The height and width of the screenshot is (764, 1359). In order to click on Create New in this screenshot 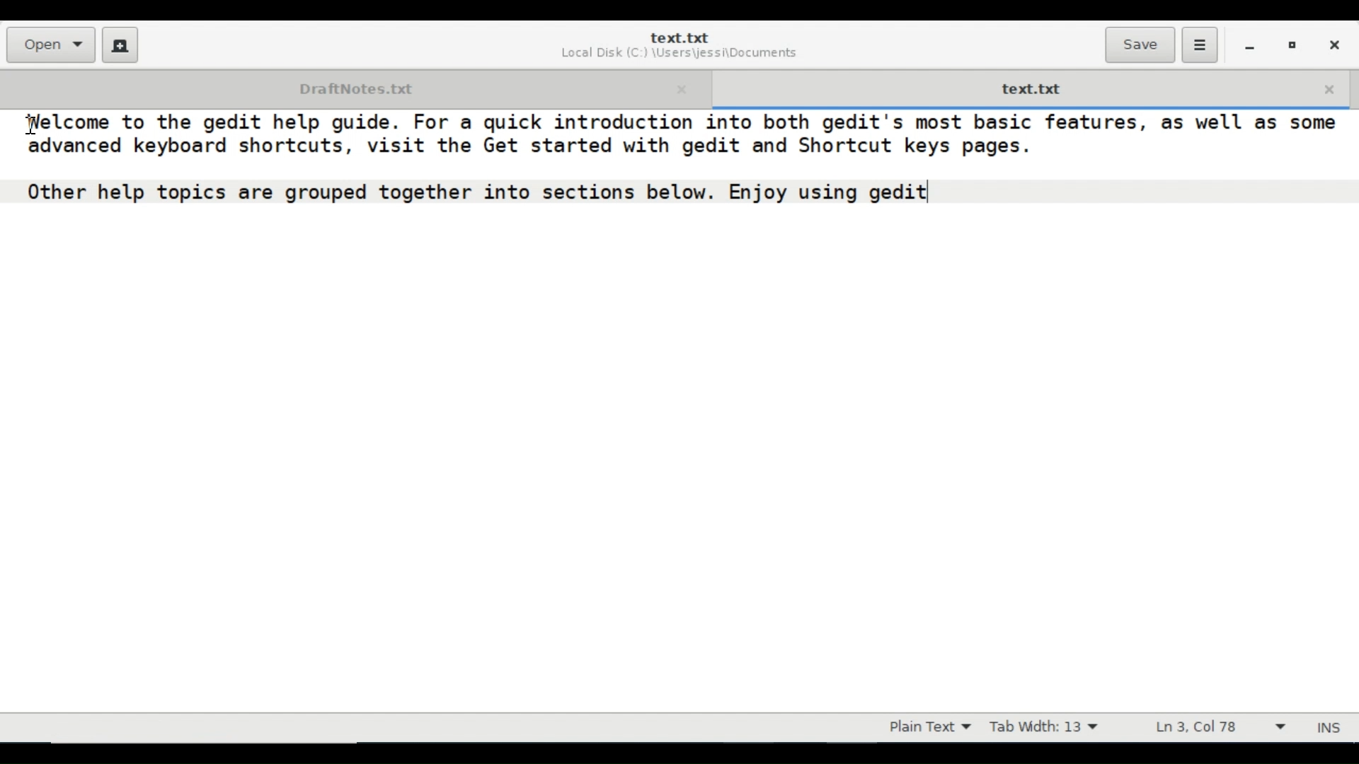, I will do `click(120, 45)`.